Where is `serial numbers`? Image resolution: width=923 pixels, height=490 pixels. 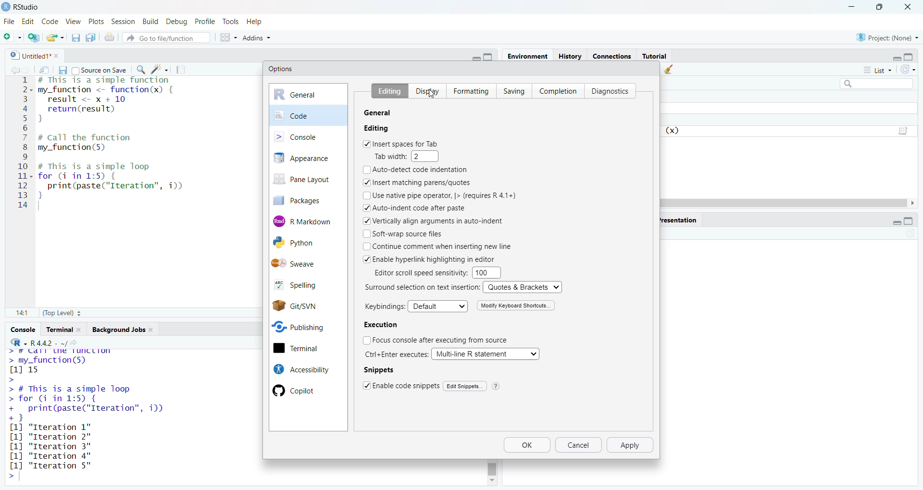
serial numbers is located at coordinates (23, 145).